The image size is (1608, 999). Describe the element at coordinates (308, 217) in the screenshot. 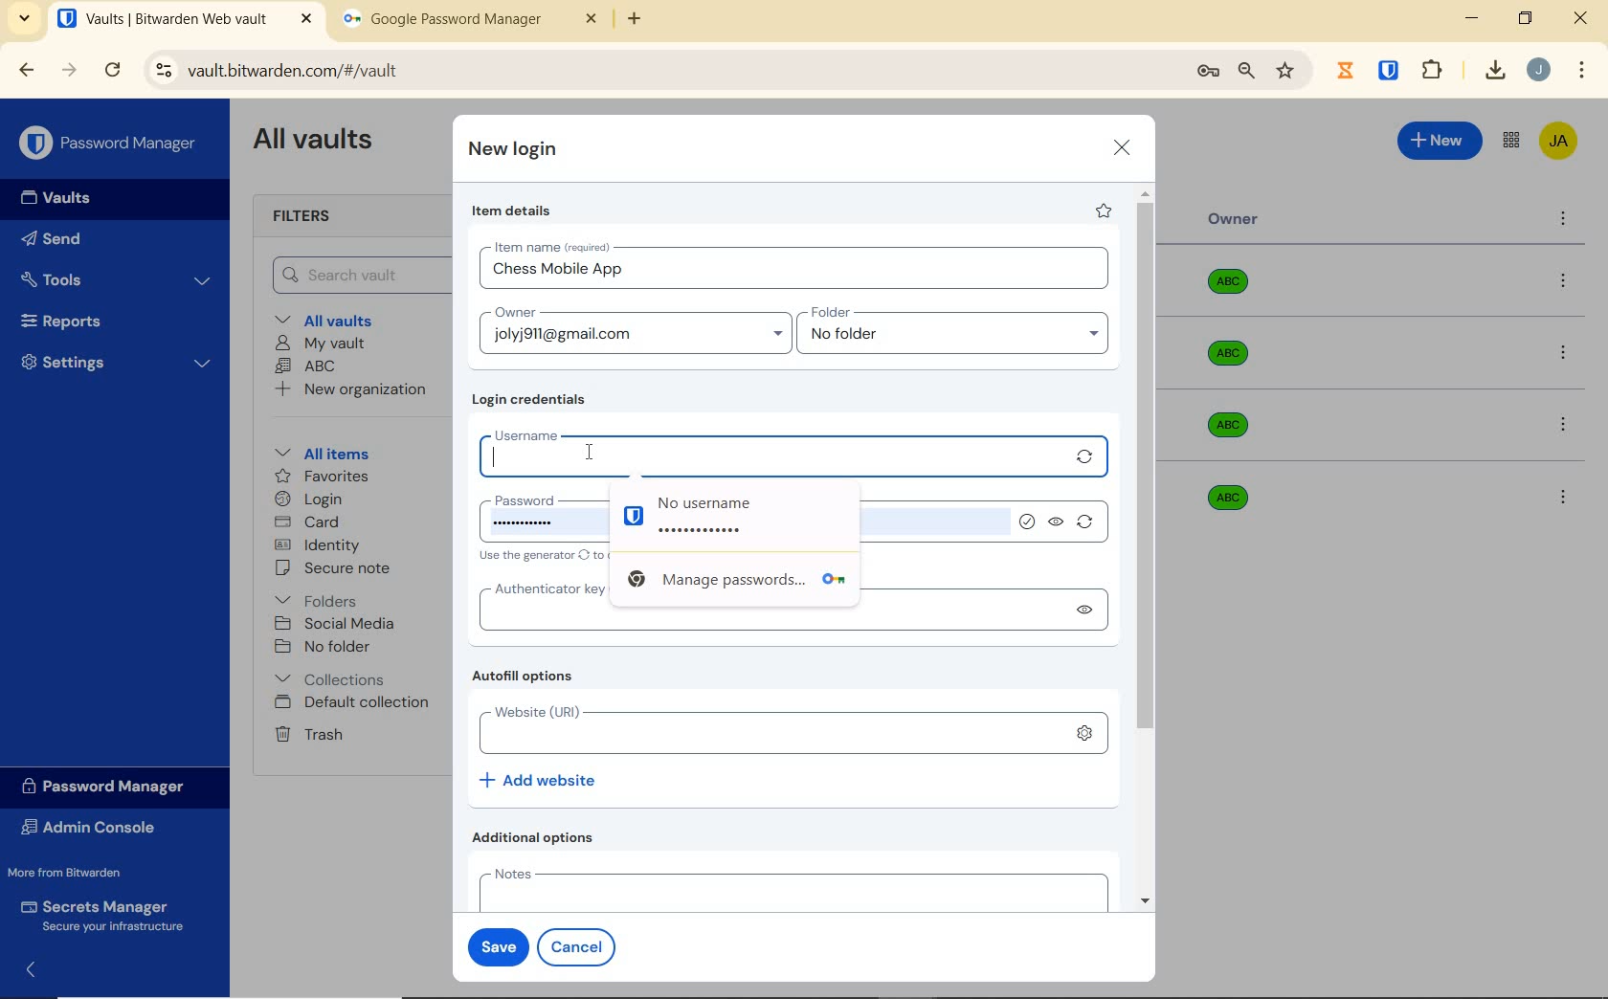

I see `Filters` at that location.